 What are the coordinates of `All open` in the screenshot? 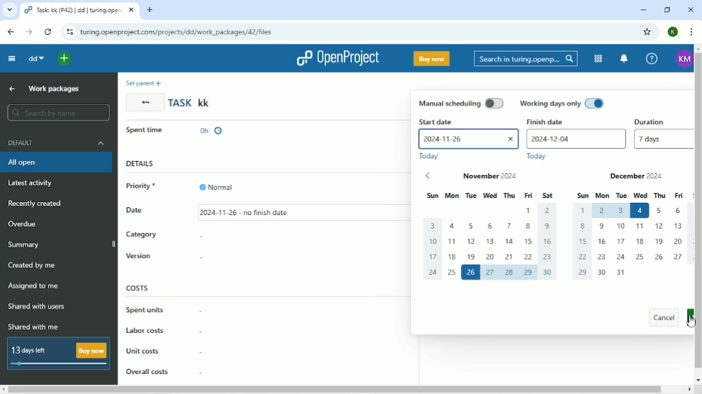 It's located at (56, 164).